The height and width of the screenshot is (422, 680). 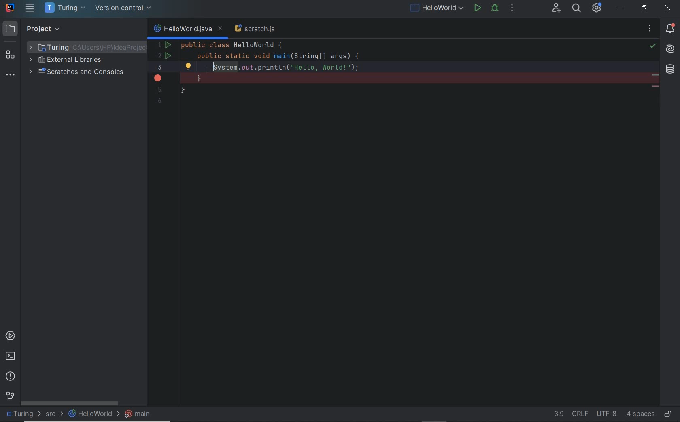 I want to click on IDE and Project Settings, so click(x=598, y=7).